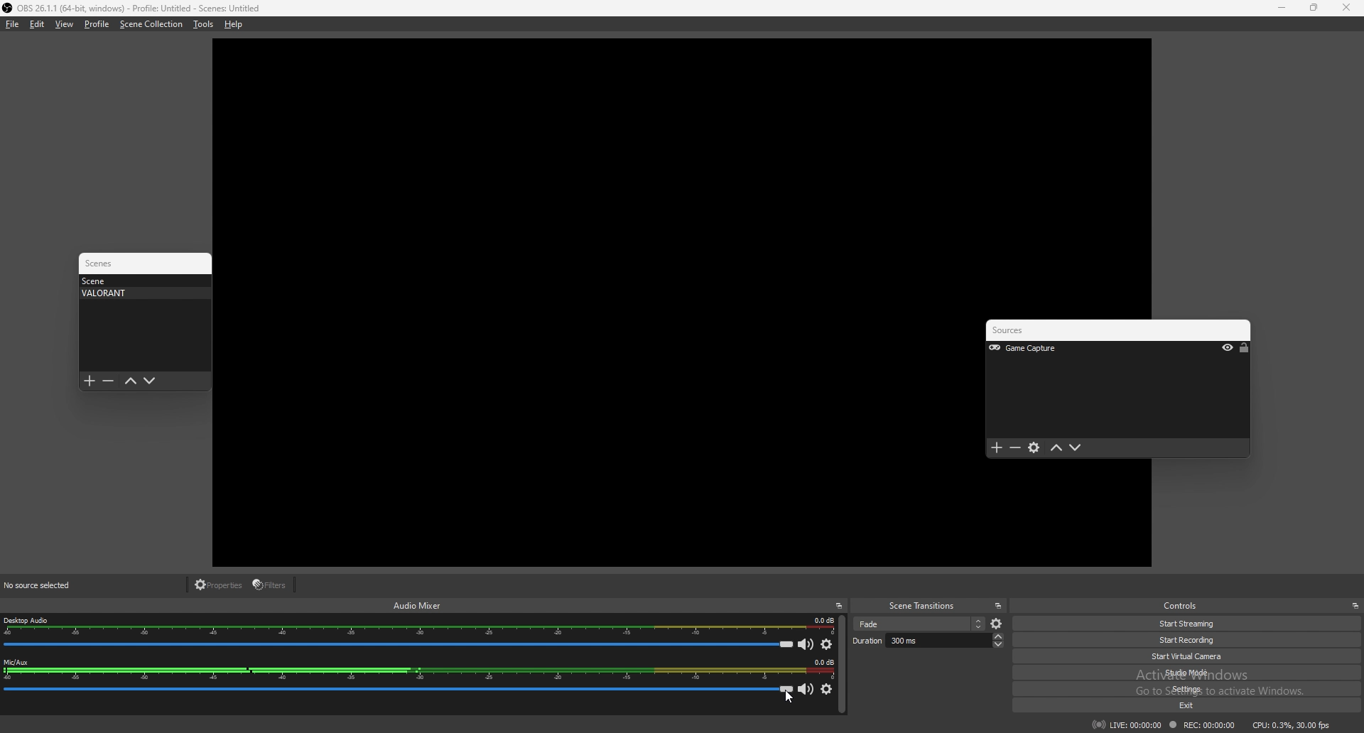  I want to click on move up, so click(130, 381).